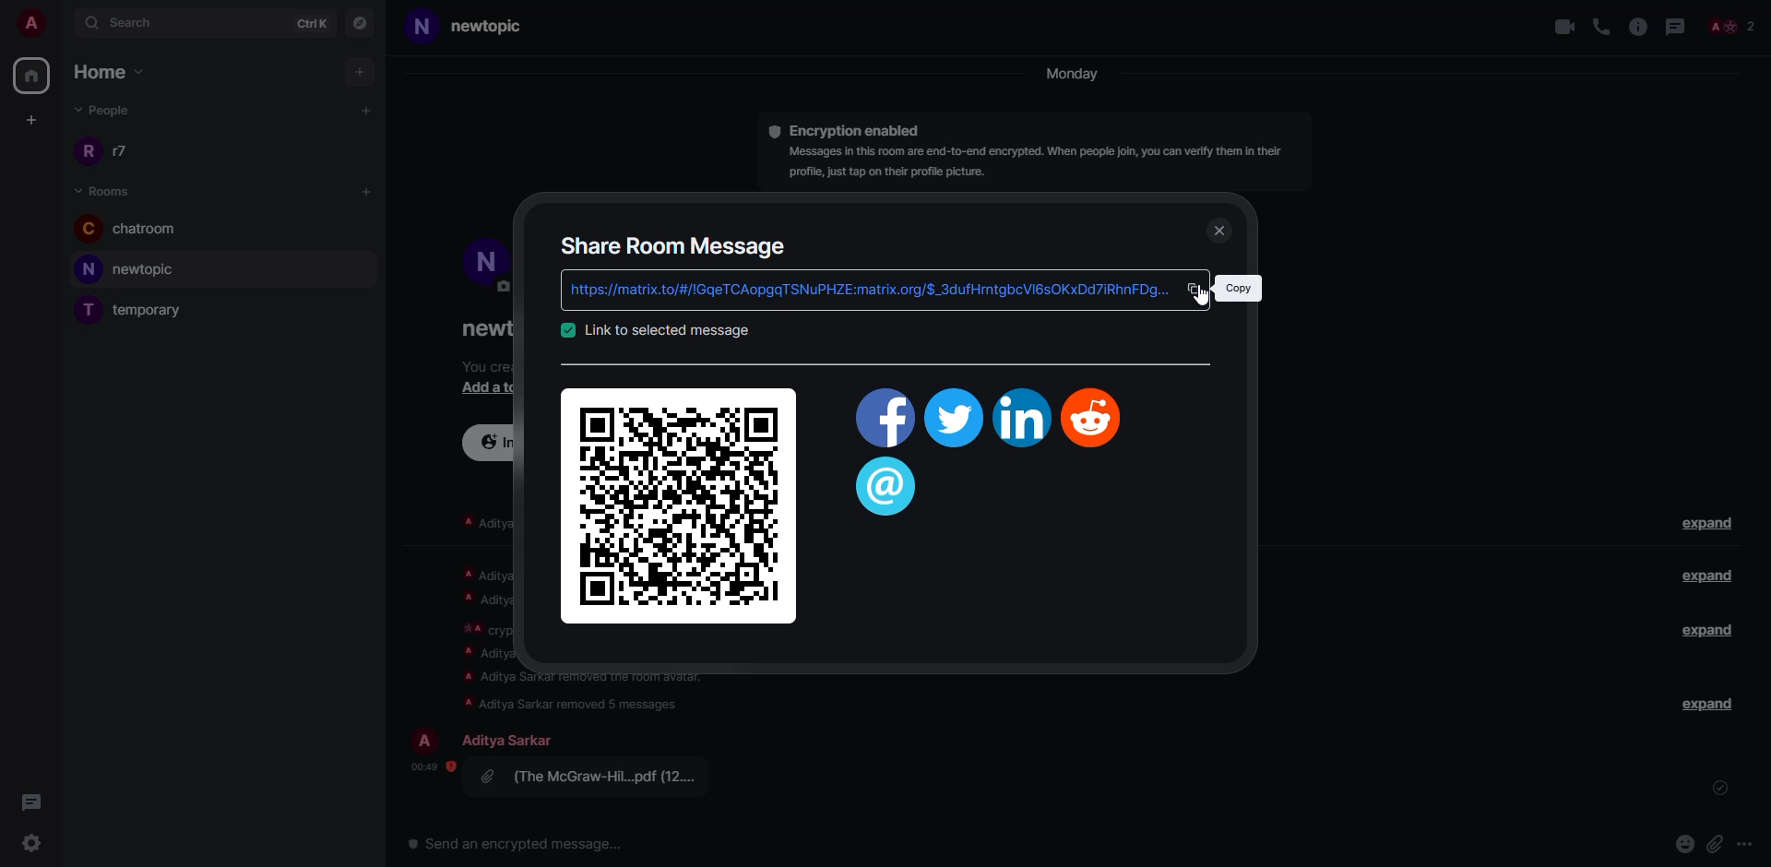 The image size is (1771, 867). What do you see at coordinates (368, 109) in the screenshot?
I see `add` at bounding box center [368, 109].